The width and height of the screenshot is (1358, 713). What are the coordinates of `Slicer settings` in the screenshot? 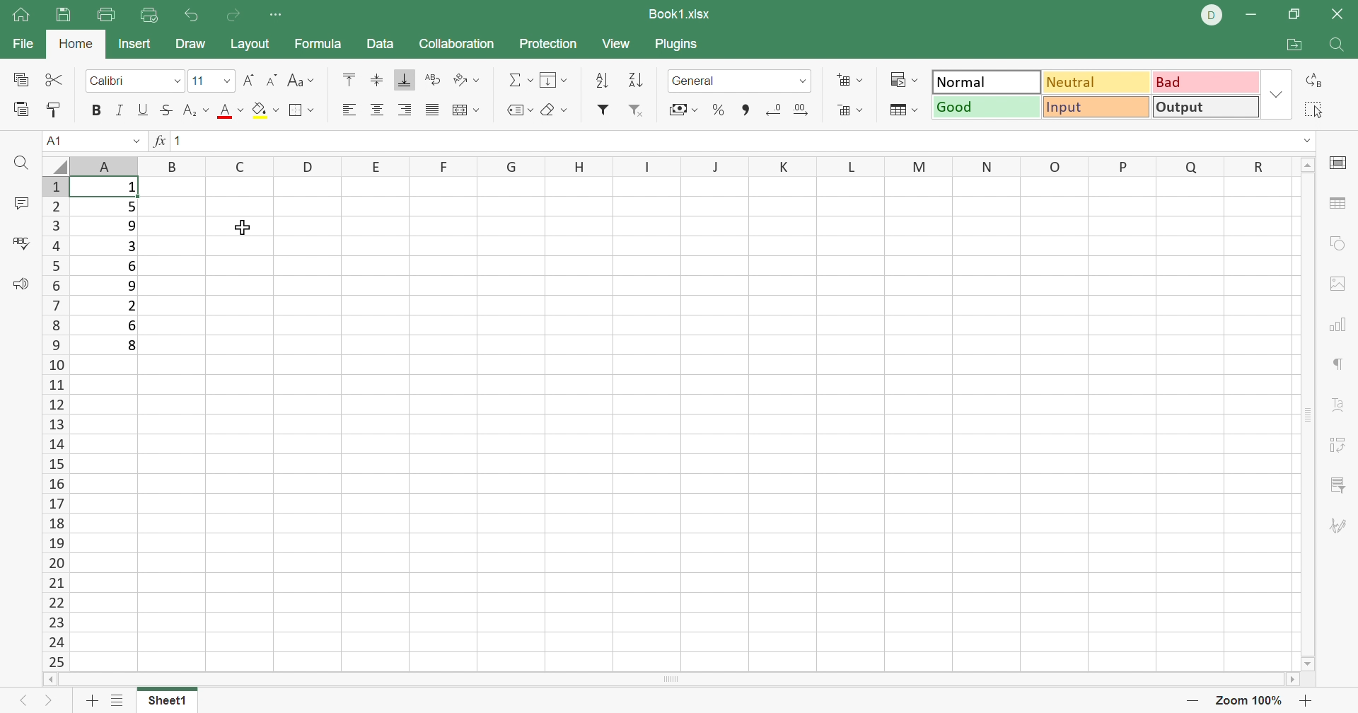 It's located at (1340, 485).